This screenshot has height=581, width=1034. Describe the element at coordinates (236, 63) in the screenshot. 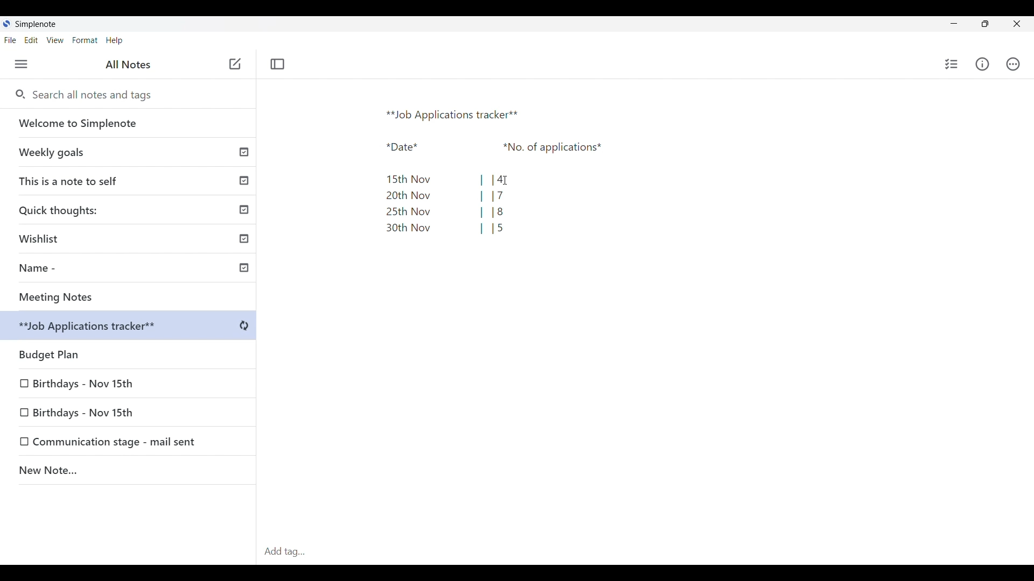

I see `Click to add note` at that location.